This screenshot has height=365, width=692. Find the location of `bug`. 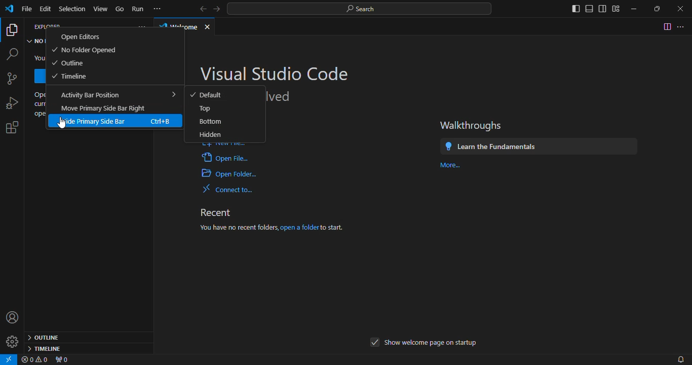

bug is located at coordinates (11, 102).